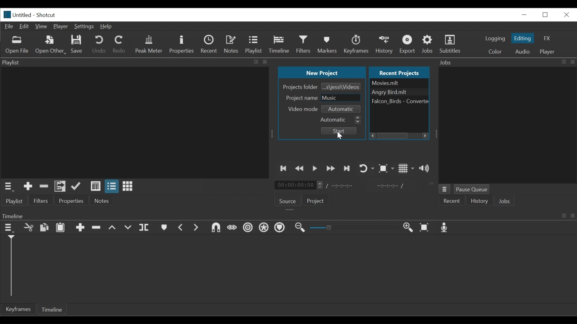  Describe the element at coordinates (386, 44) in the screenshot. I see `History` at that location.